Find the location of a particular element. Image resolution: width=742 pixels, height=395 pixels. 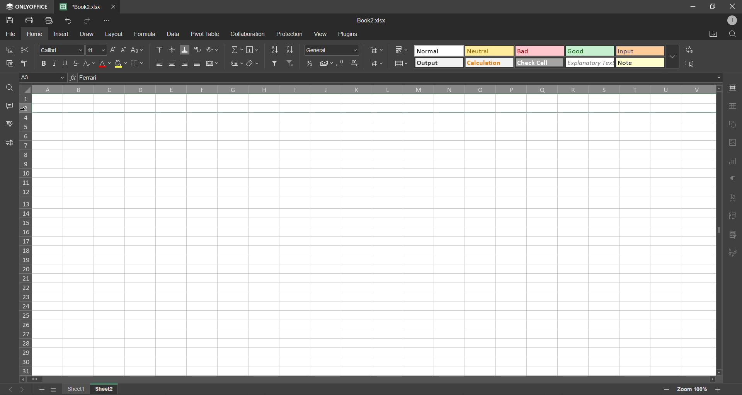

align top is located at coordinates (161, 49).